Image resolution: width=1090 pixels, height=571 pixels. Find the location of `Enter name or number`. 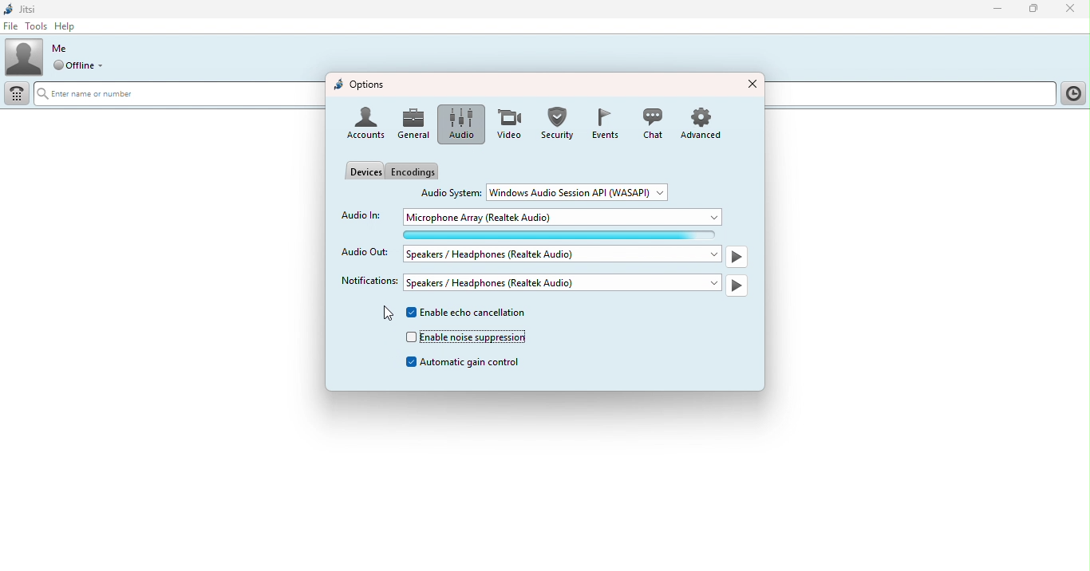

Enter name or number is located at coordinates (176, 95).